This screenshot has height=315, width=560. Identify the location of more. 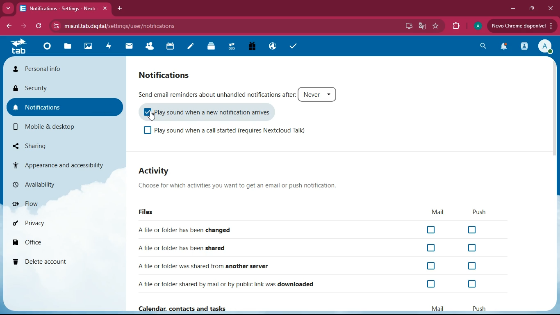
(8, 7).